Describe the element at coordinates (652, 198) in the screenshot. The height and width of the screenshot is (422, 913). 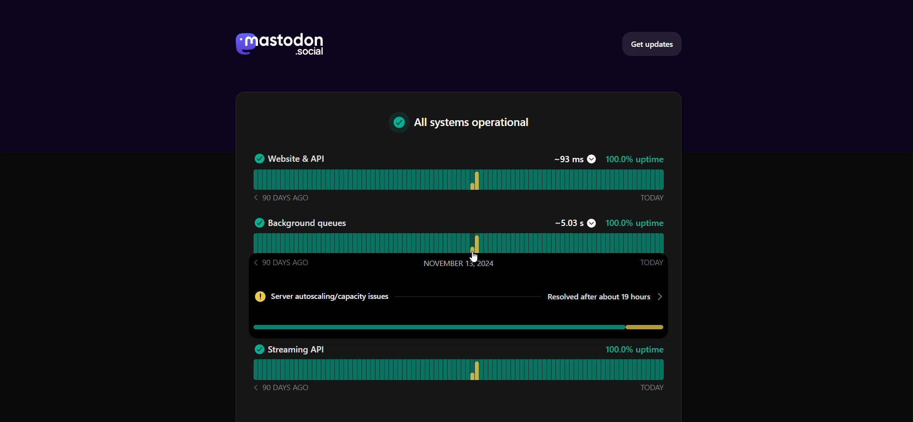
I see `Today` at that location.